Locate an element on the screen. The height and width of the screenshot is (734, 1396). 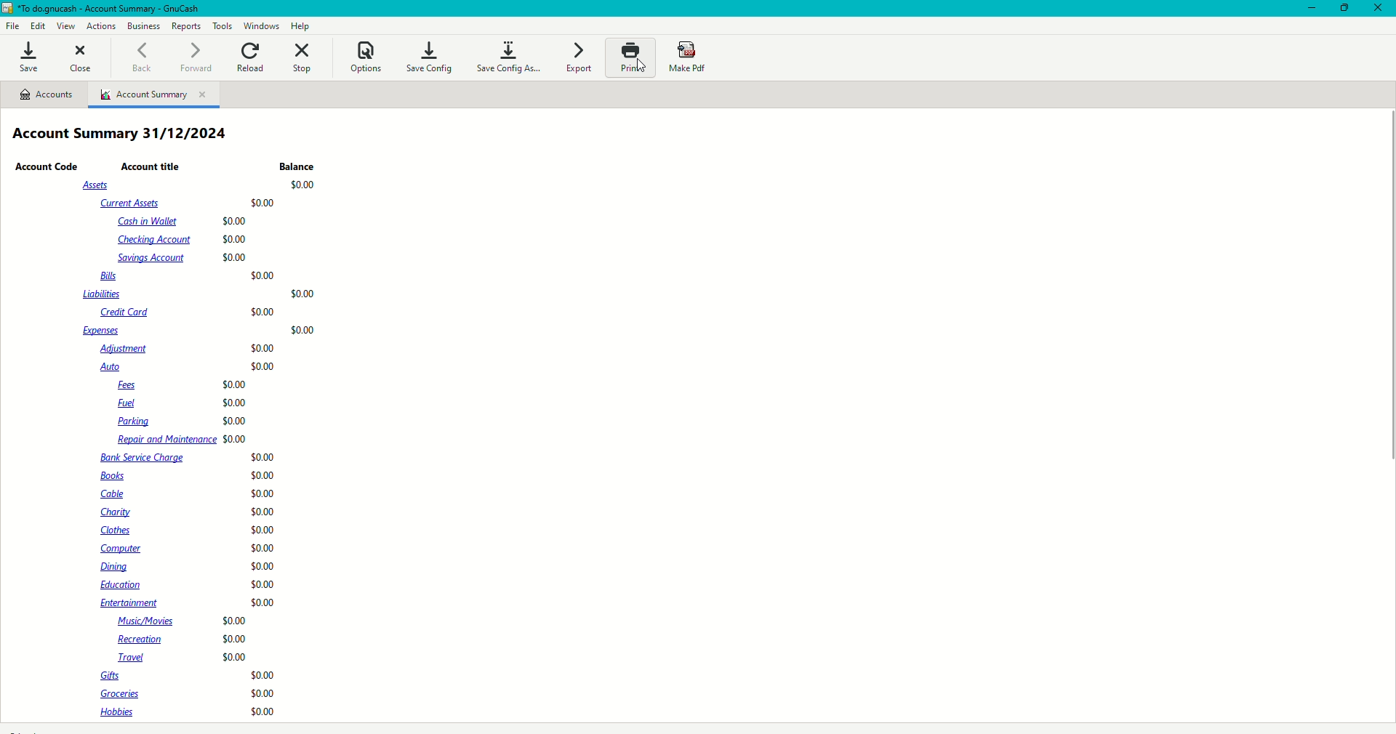
Account details is located at coordinates (194, 450).